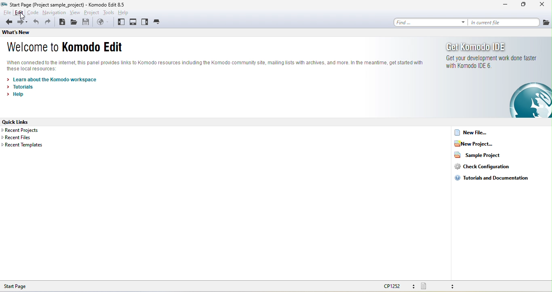 This screenshot has height=292, width=552. What do you see at coordinates (21, 34) in the screenshot?
I see `what's new` at bounding box center [21, 34].